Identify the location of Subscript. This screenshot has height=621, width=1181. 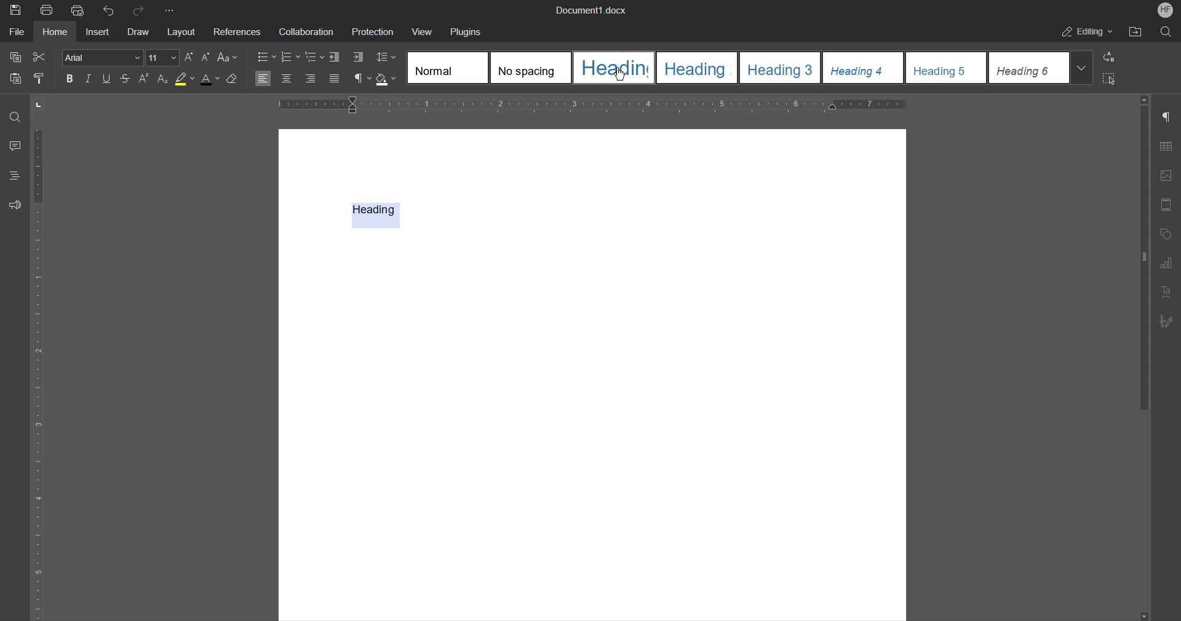
(164, 81).